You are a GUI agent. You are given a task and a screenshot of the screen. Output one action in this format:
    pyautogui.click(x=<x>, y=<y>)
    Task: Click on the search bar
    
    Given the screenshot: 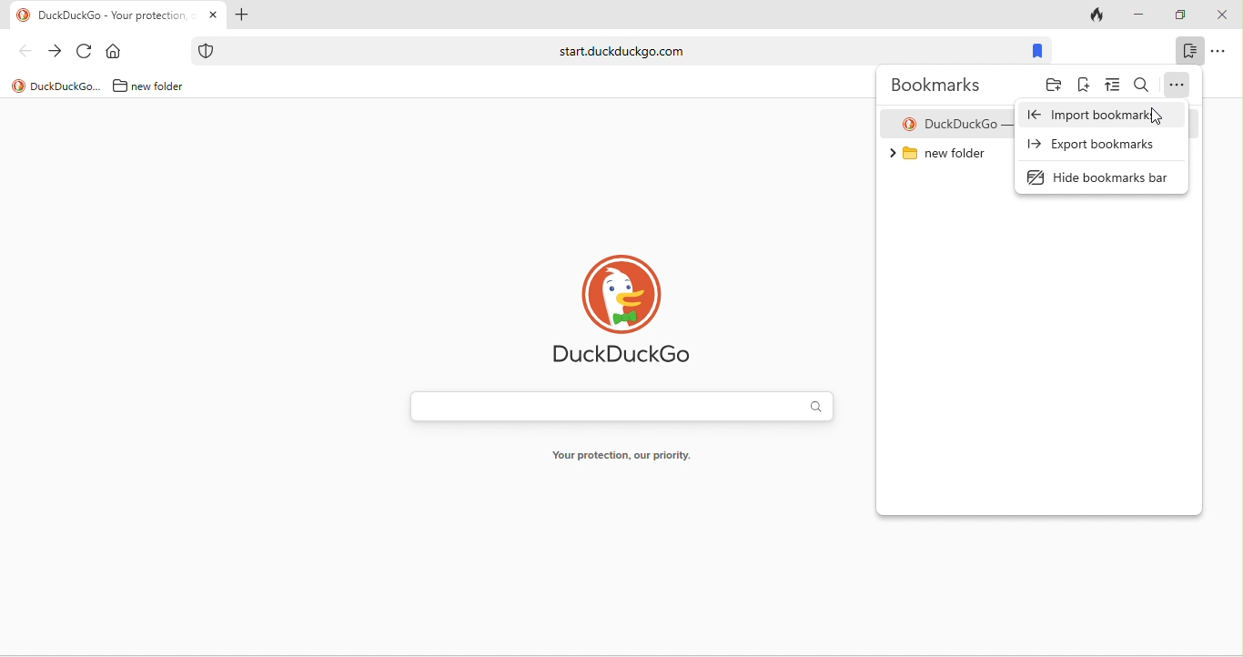 What is the action you would take?
    pyautogui.click(x=621, y=409)
    